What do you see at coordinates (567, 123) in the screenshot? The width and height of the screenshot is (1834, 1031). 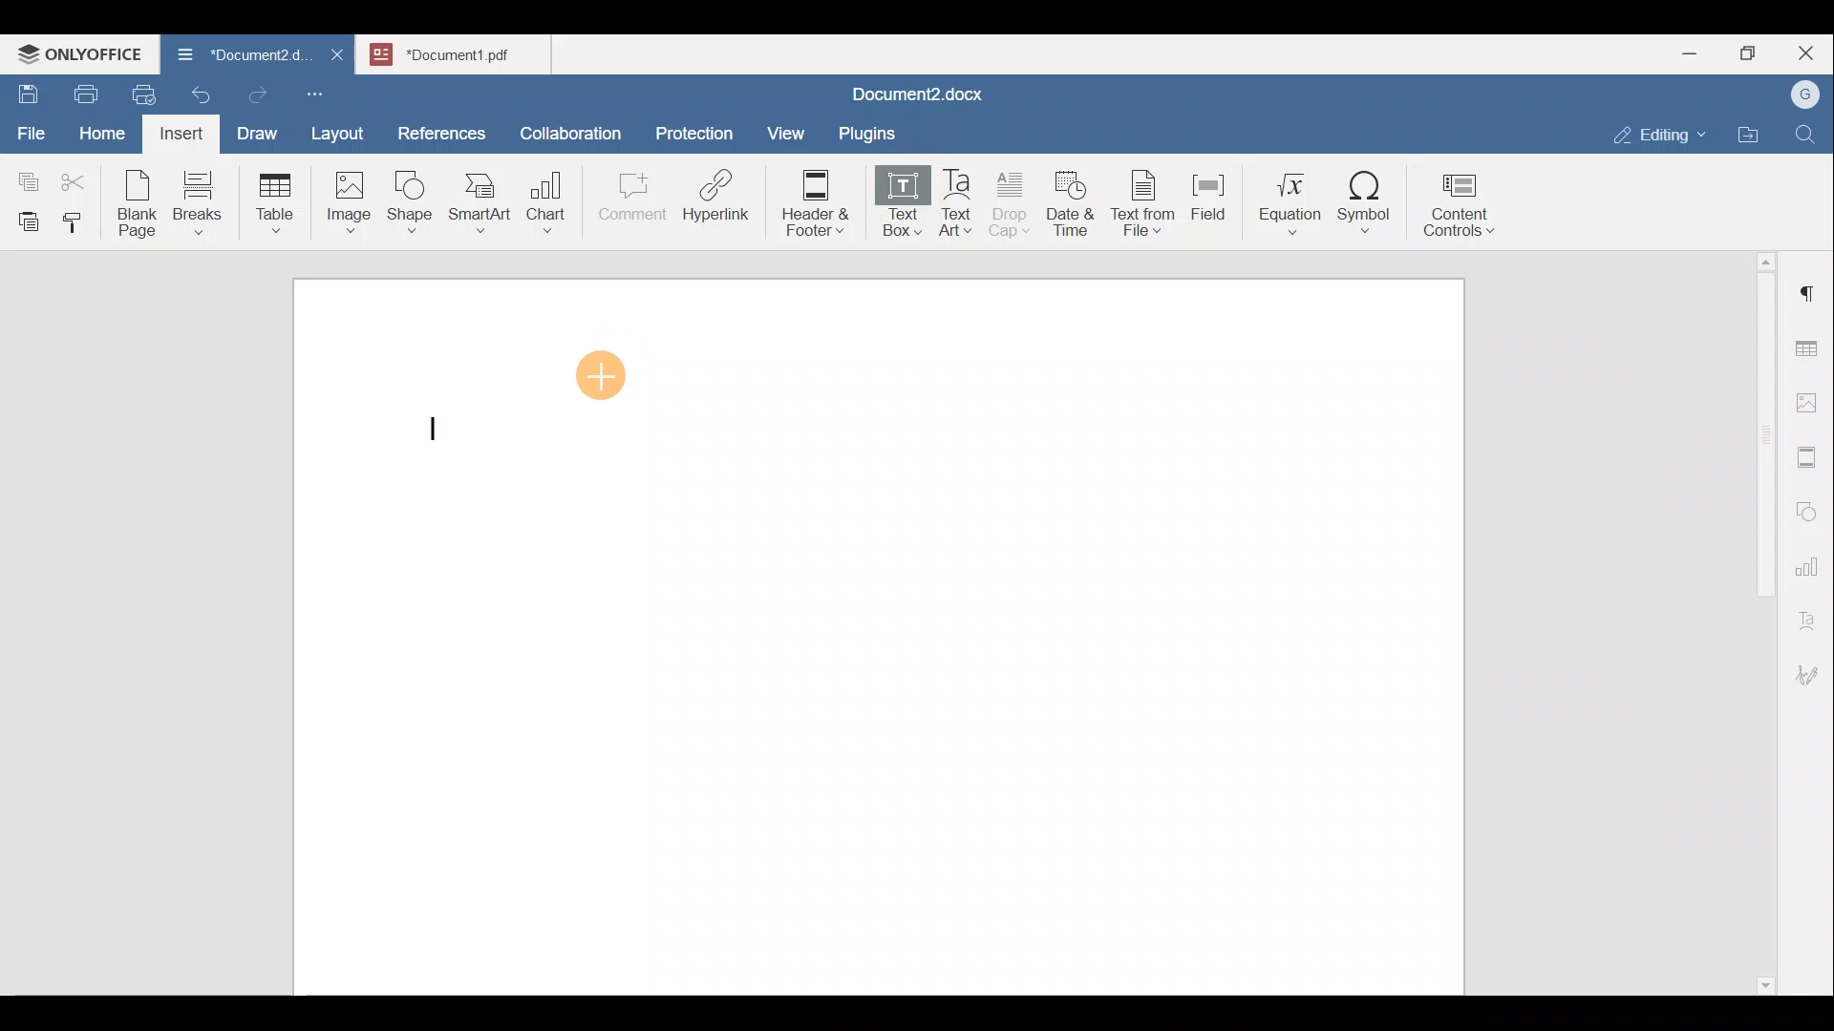 I see `Collaboration` at bounding box center [567, 123].